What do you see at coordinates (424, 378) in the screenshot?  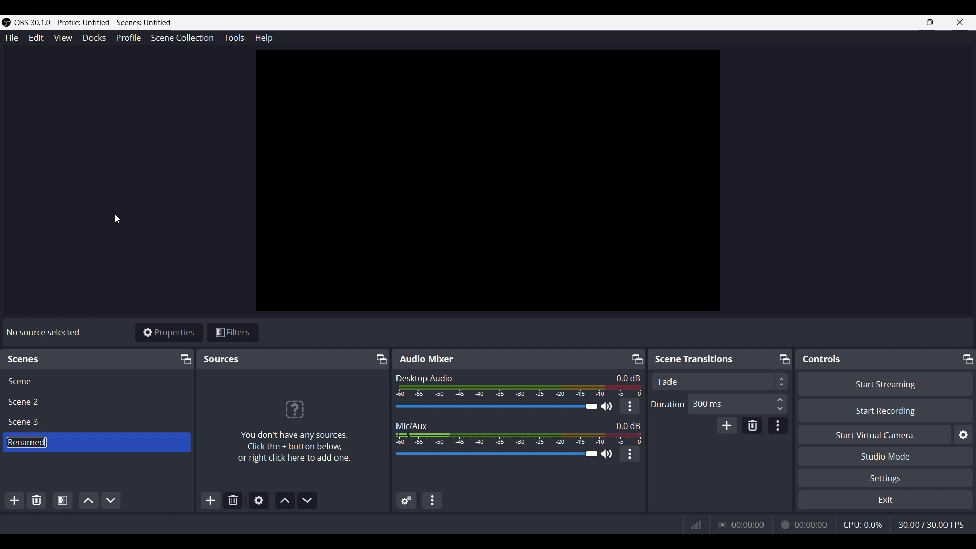 I see `Desktop Audio` at bounding box center [424, 378].